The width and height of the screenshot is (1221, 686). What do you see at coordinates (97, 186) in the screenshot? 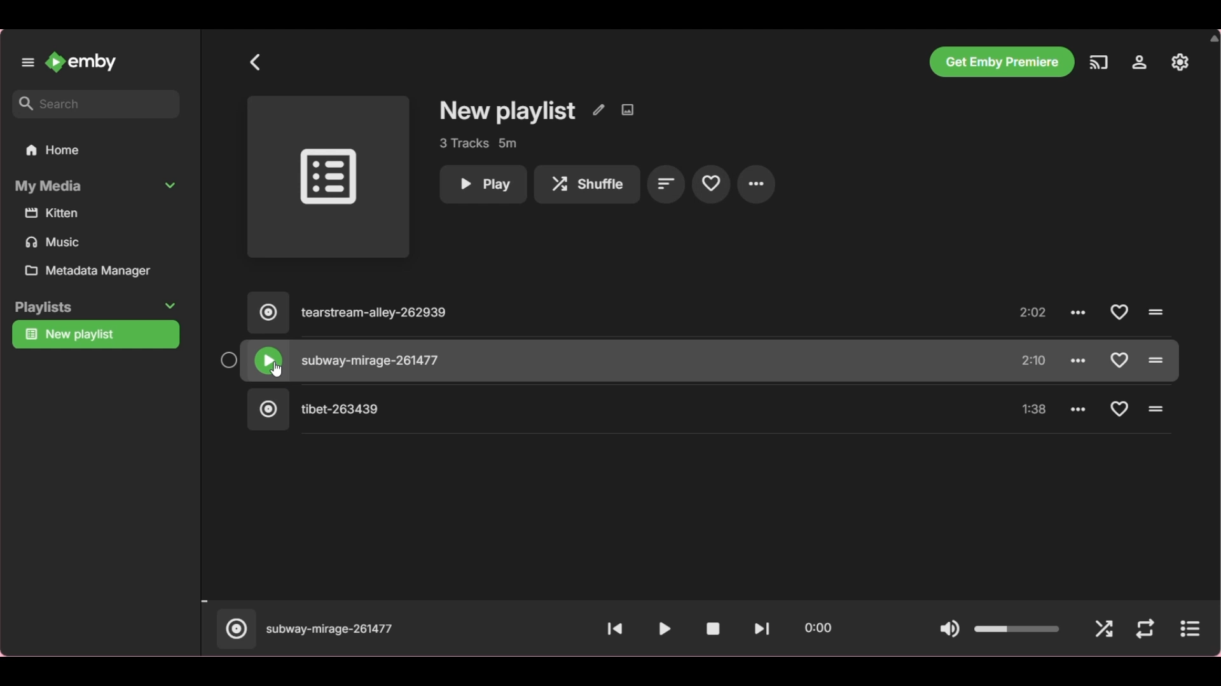
I see `Collapse My Media` at bounding box center [97, 186].